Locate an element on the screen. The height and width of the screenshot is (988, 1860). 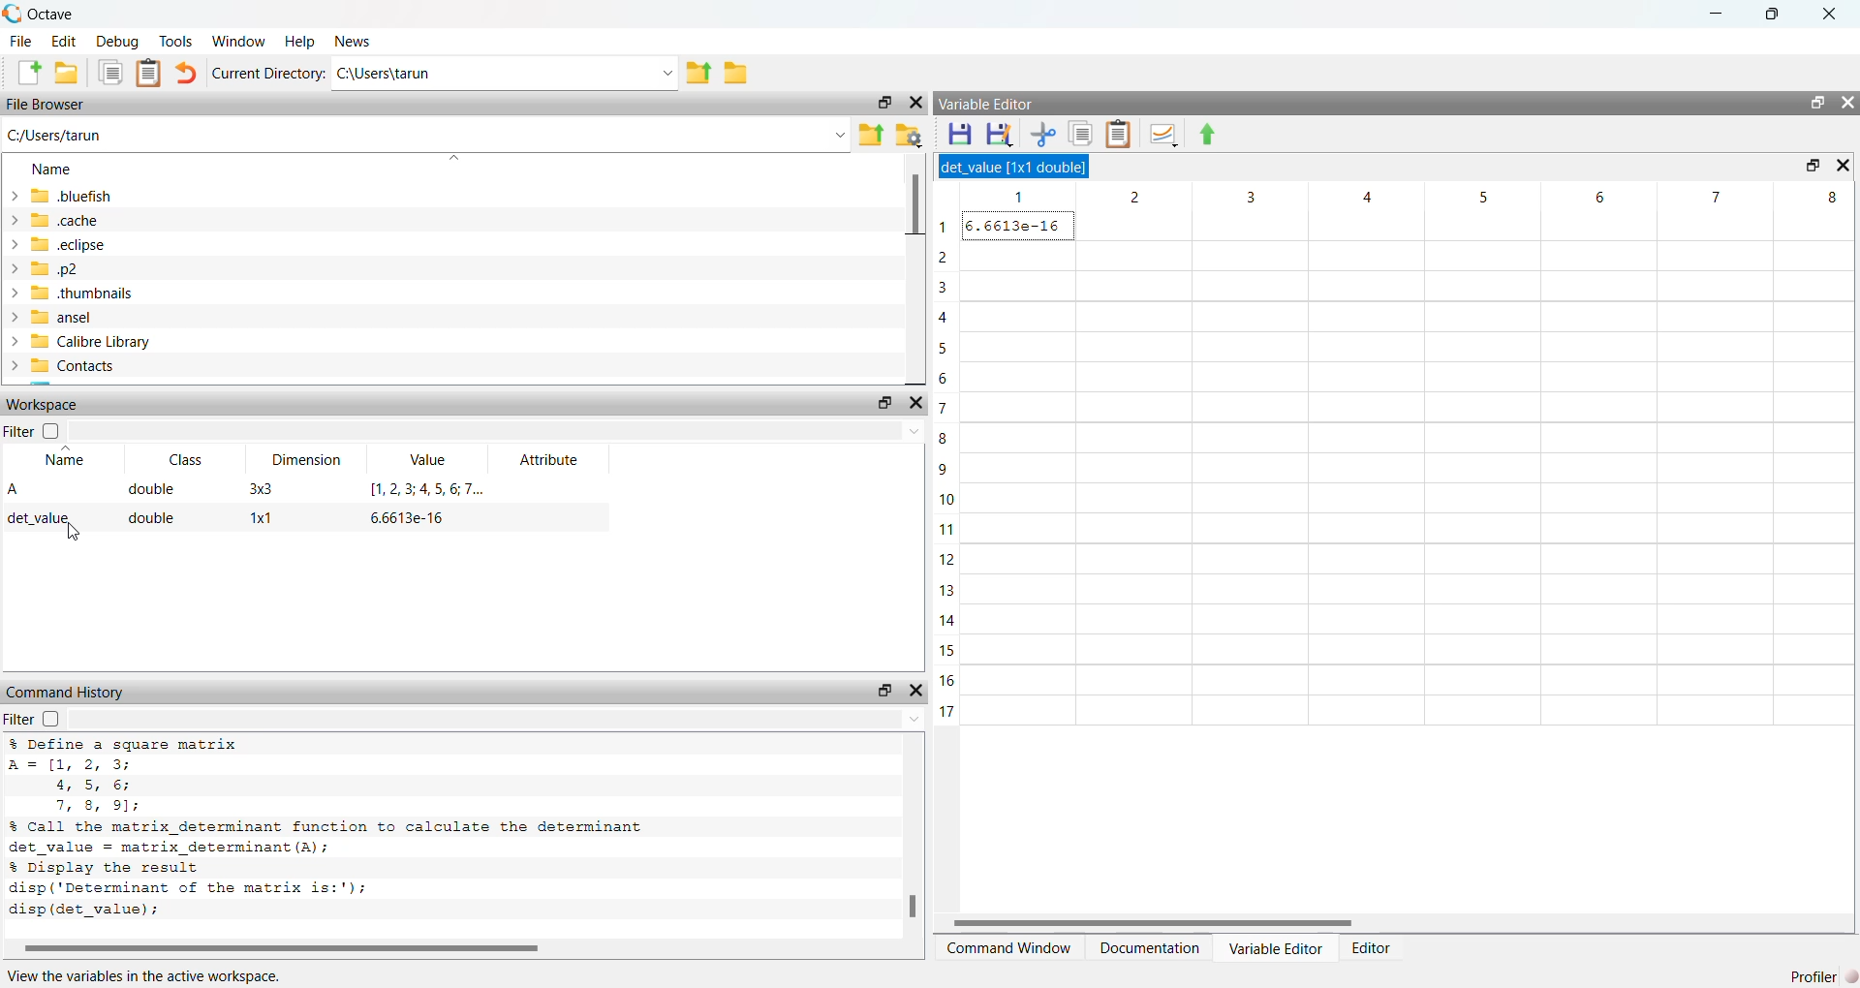
open an existing file in editor is located at coordinates (68, 74).